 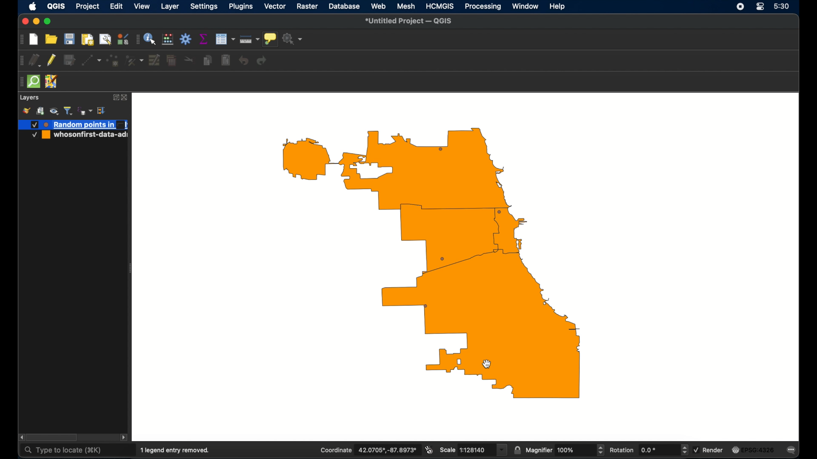 I want to click on manage map theme, so click(x=55, y=111).